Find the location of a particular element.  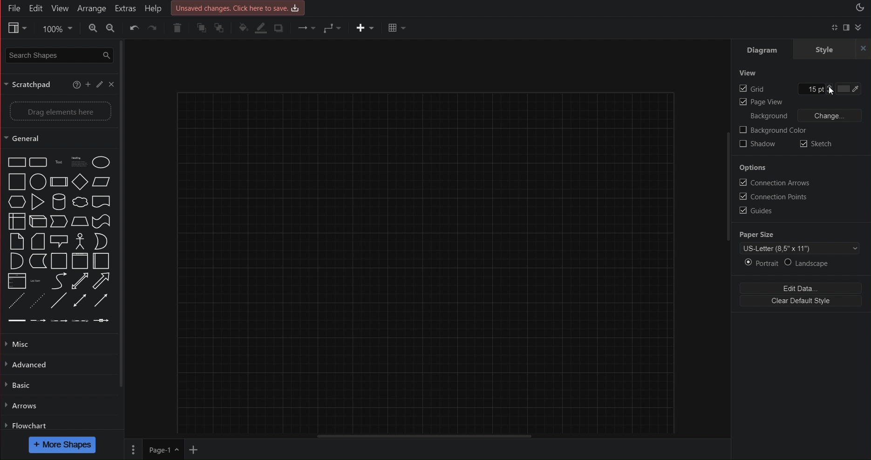

arrow is located at coordinates (37, 261).